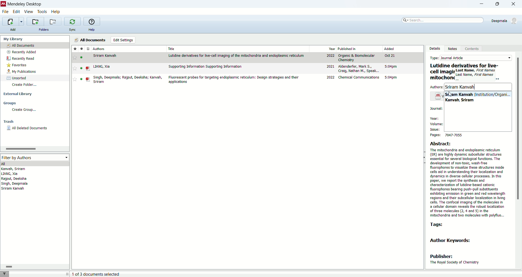  I want to click on read/unread, so click(82, 49).